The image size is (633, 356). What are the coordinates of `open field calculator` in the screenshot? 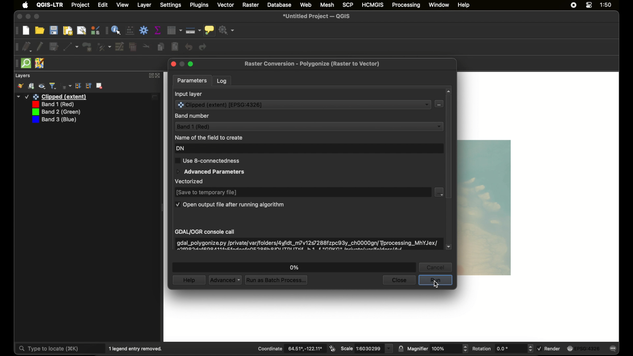 It's located at (130, 30).